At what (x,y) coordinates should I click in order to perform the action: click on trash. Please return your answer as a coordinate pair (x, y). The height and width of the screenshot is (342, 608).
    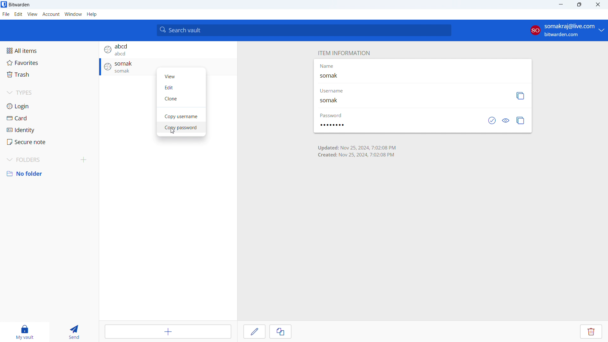
    Looking at the image, I should click on (49, 74).